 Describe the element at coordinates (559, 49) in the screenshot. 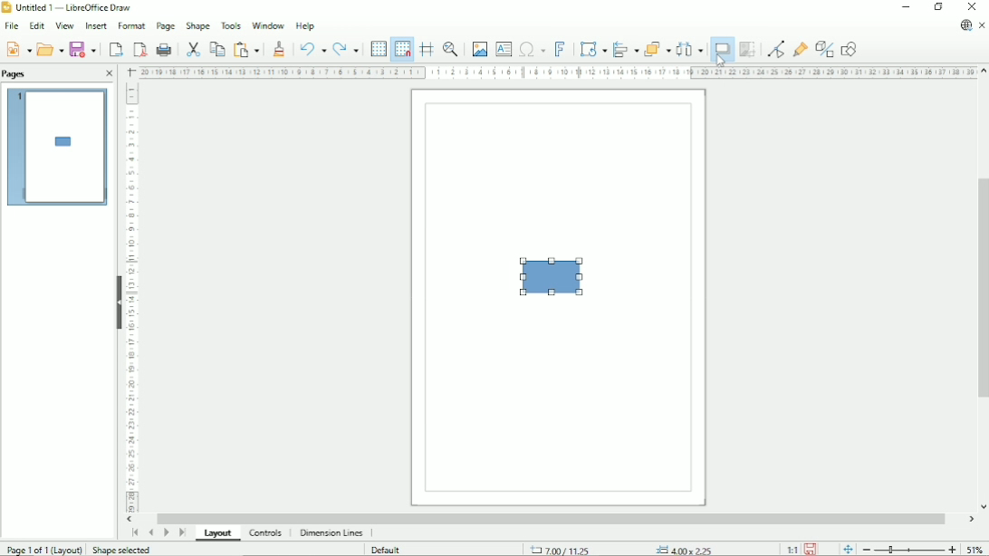

I see `Insert fontwork text` at that location.